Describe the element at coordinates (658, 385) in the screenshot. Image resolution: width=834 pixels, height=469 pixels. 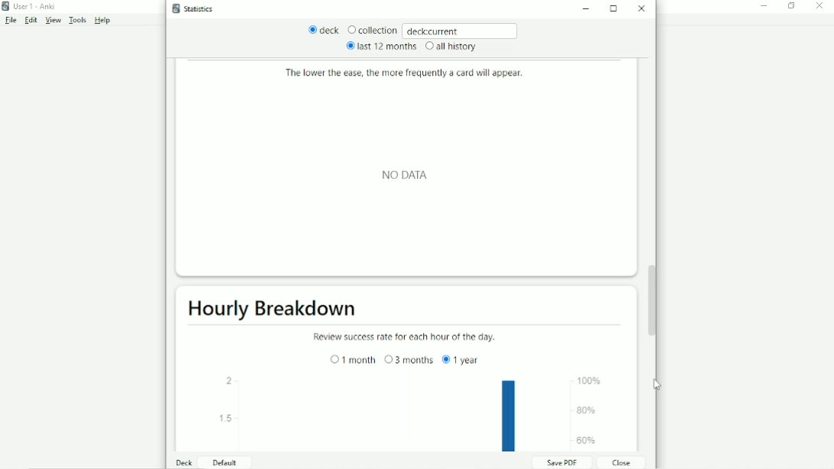
I see `Cursor` at that location.